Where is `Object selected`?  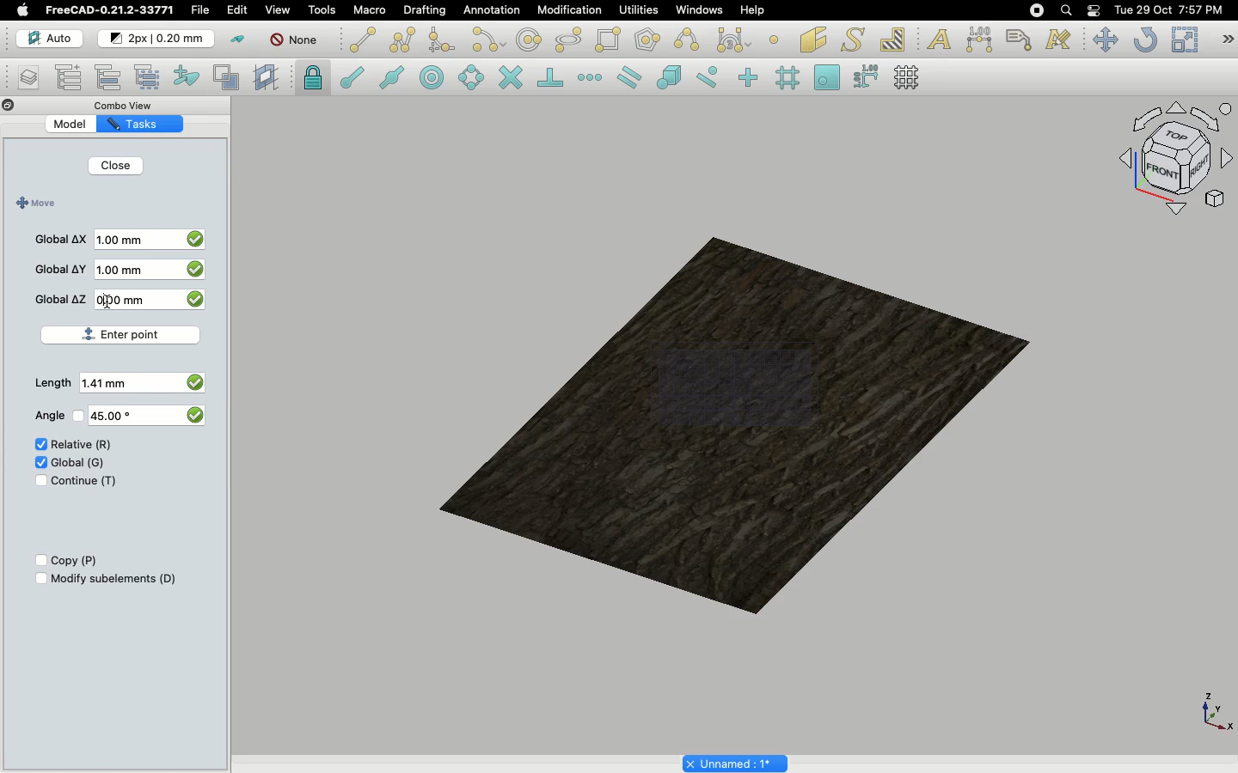 Object selected is located at coordinates (739, 417).